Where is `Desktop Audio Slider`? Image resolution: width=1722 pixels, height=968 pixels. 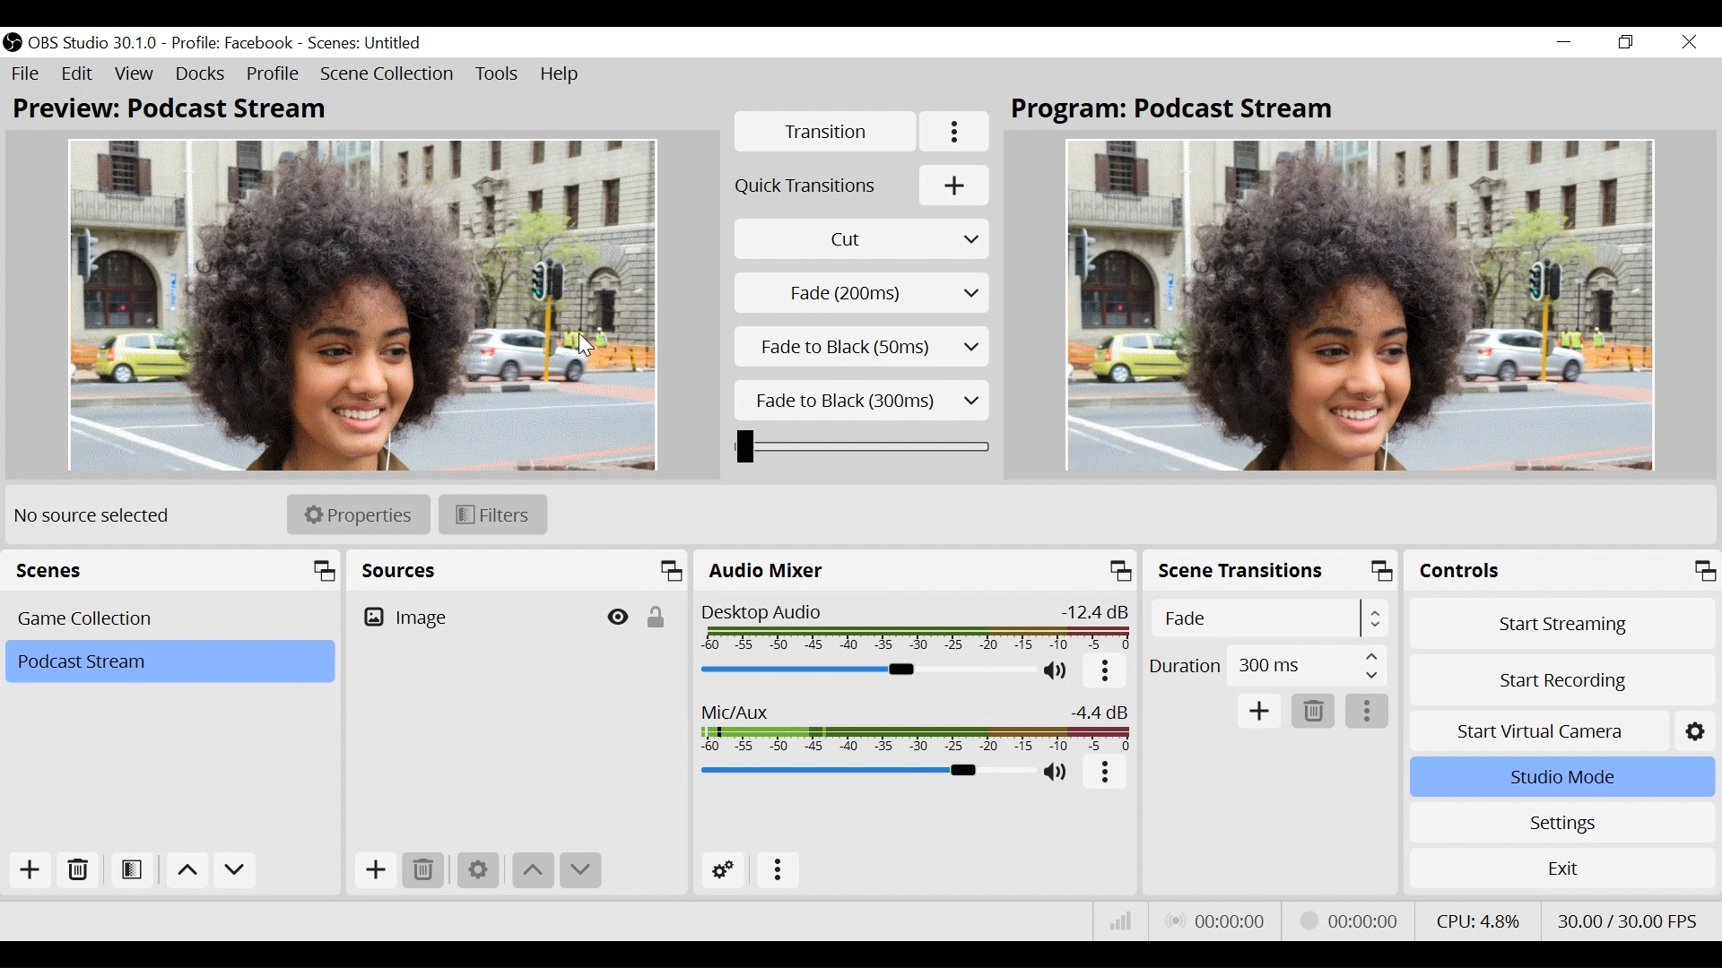
Desktop Audio Slider is located at coordinates (864, 670).